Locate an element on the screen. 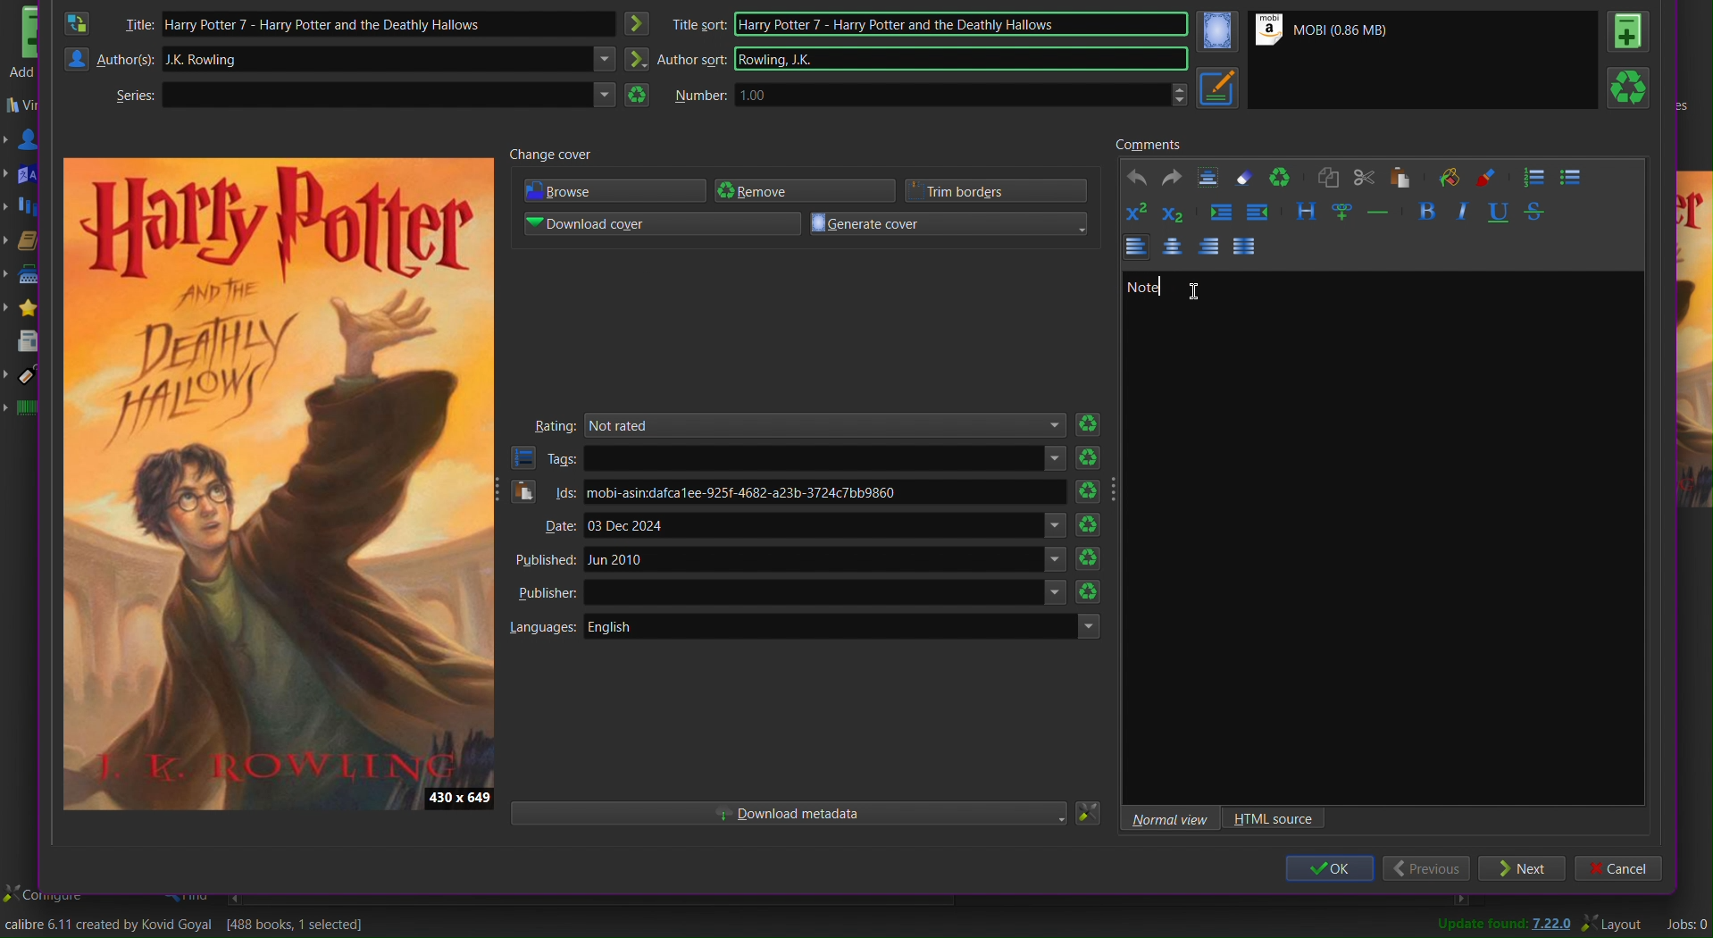  title sort is located at coordinates (699, 22).